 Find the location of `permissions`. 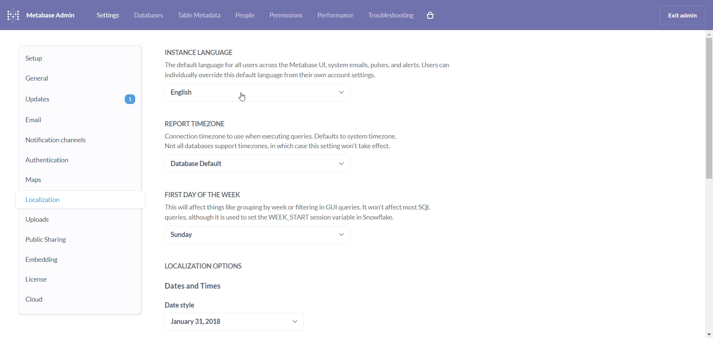

permissions is located at coordinates (288, 16).